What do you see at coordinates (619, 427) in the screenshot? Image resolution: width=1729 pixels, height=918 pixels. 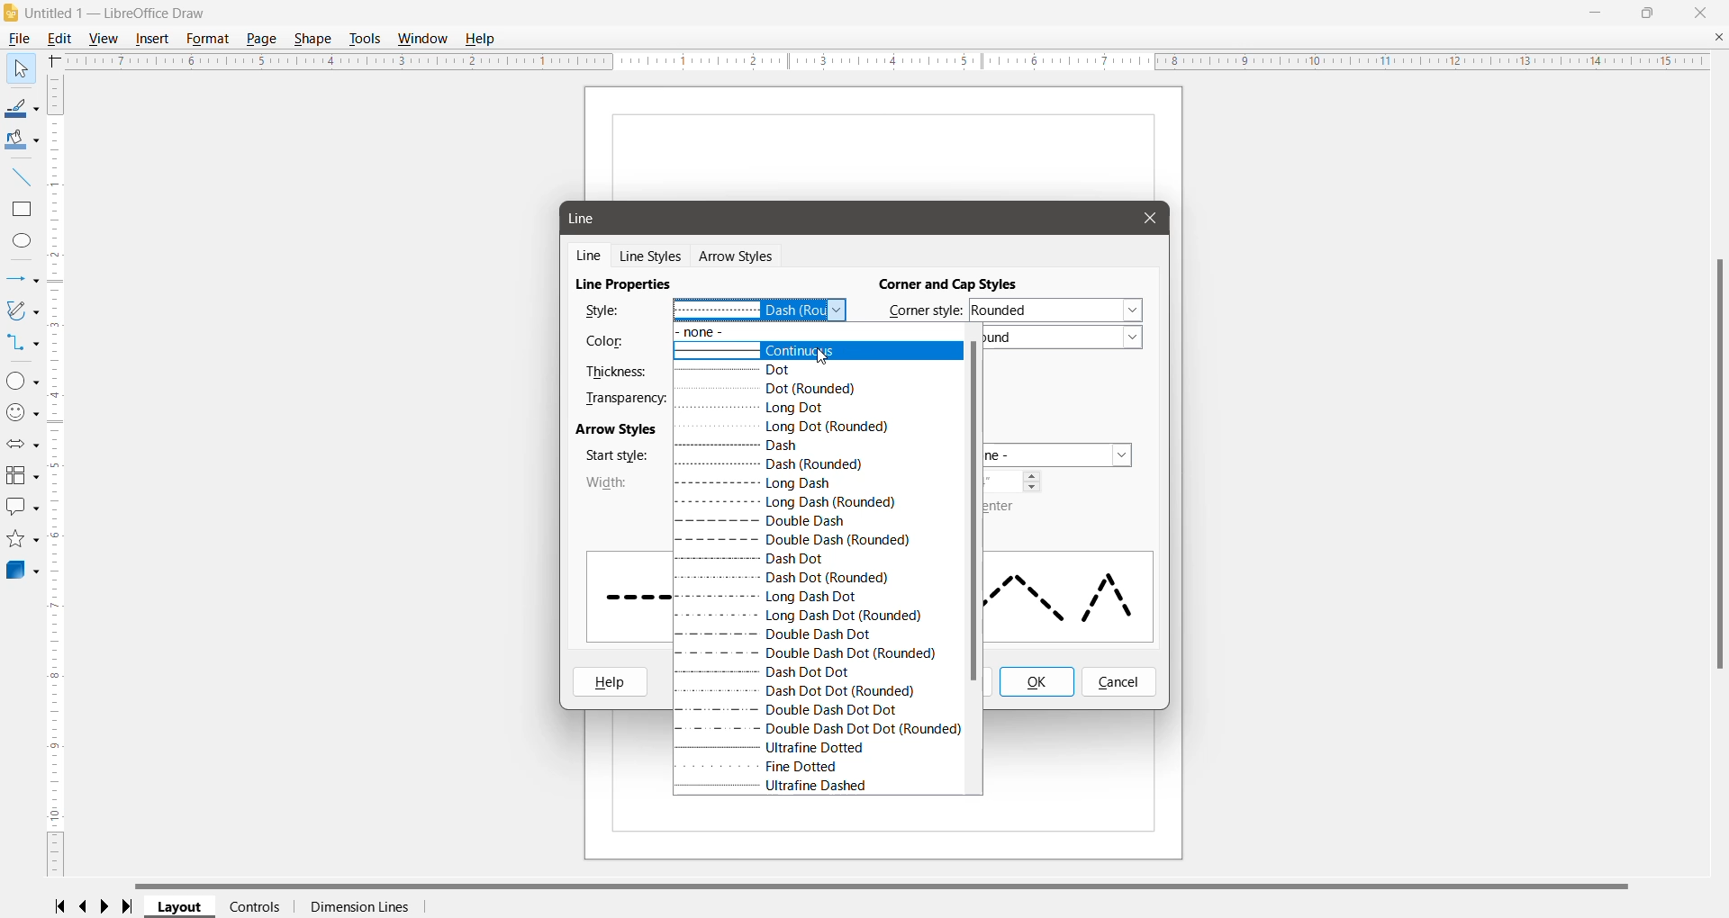 I see `Arrow Styles` at bounding box center [619, 427].